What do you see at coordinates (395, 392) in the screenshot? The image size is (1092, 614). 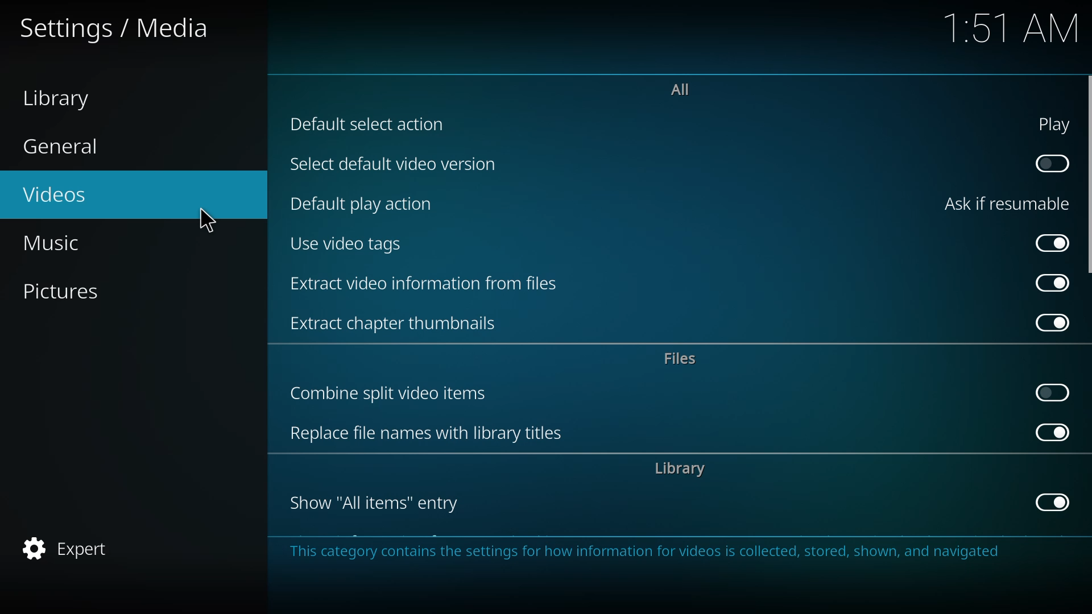 I see `combine split video items` at bounding box center [395, 392].